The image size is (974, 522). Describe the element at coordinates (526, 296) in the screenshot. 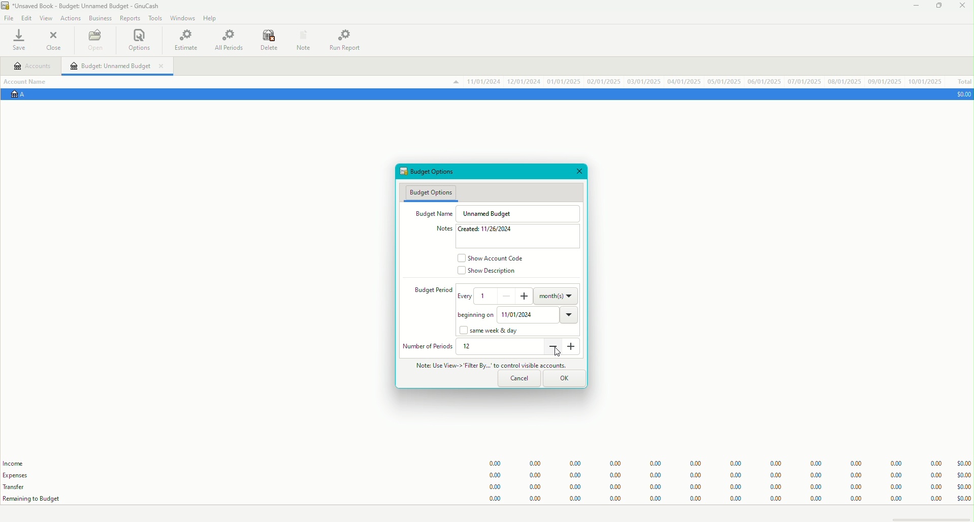

I see `increase` at that location.